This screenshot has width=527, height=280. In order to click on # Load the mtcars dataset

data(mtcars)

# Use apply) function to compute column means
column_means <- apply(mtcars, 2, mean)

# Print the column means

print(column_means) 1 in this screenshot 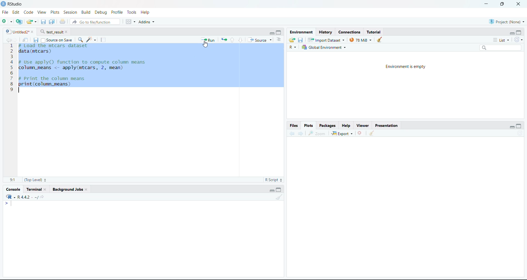, I will do `click(86, 73)`.